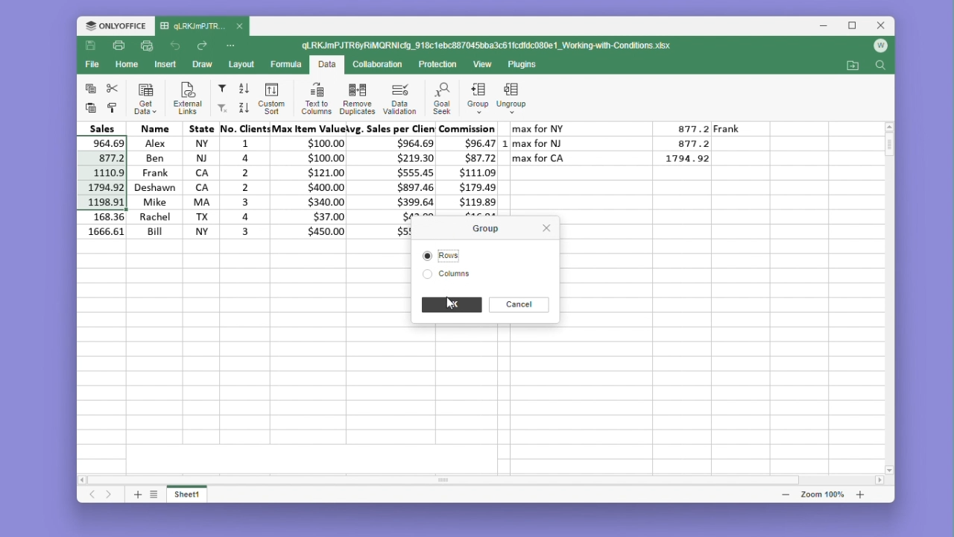 The width and height of the screenshot is (954, 537). Describe the element at coordinates (440, 98) in the screenshot. I see `Goal seek` at that location.